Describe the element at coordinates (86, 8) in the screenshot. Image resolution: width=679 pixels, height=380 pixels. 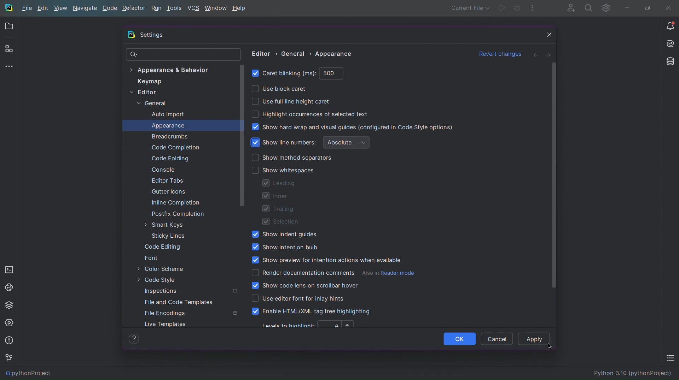
I see `Navigate` at that location.